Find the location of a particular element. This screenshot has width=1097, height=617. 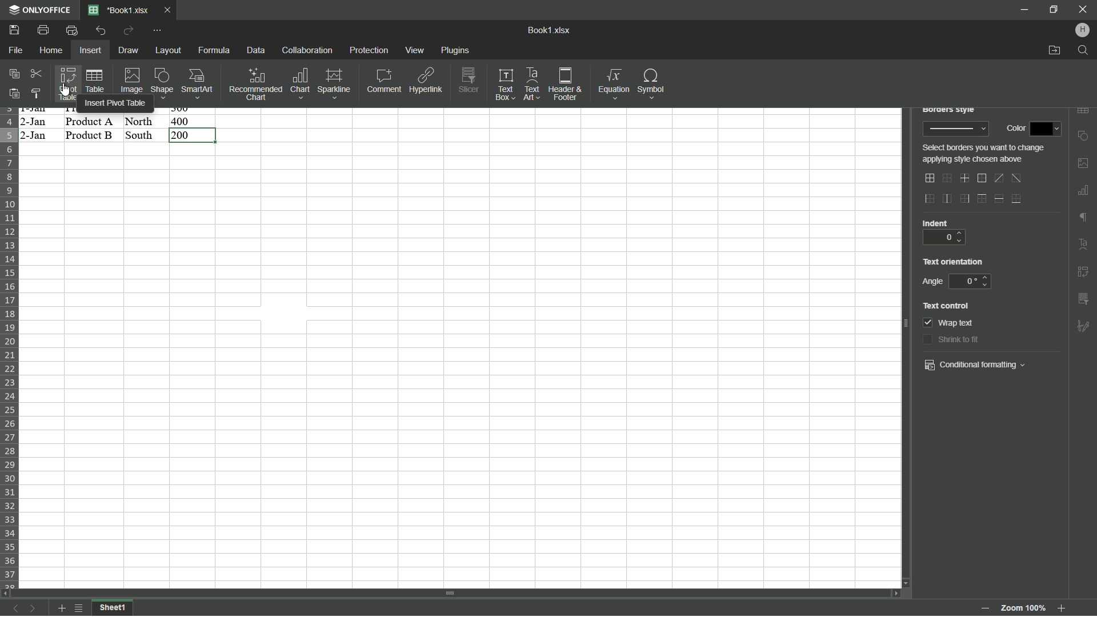

text control is located at coordinates (947, 306).